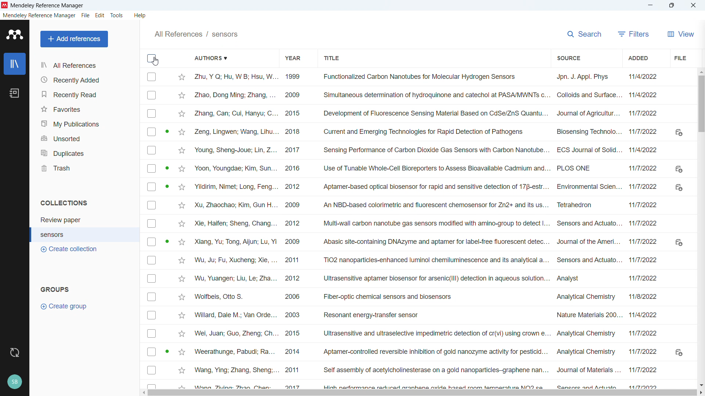 Image resolution: width=705 pixels, height=396 pixels. I want to click on Vertical scroll bar , so click(702, 104).